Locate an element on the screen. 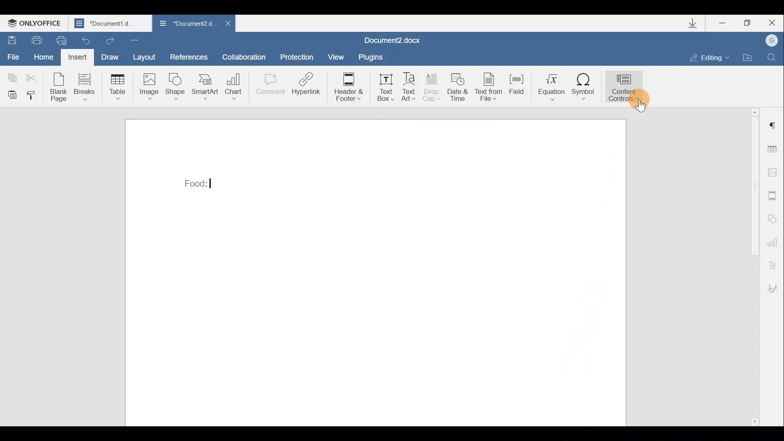 Image resolution: width=784 pixels, height=441 pixels. Comment is located at coordinates (270, 88).